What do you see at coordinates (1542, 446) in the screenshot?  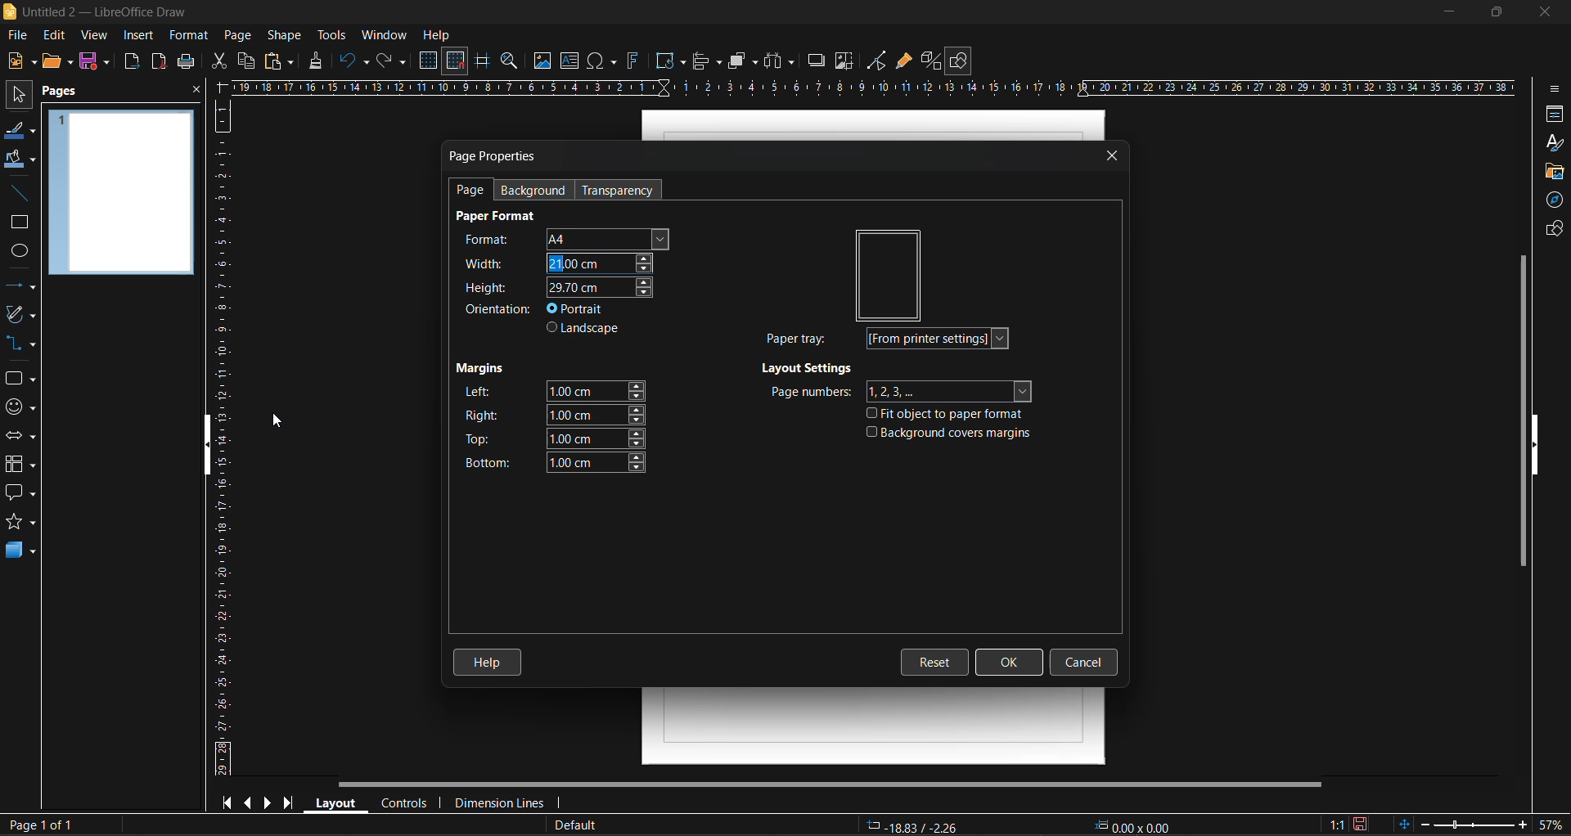 I see `hide` at bounding box center [1542, 446].